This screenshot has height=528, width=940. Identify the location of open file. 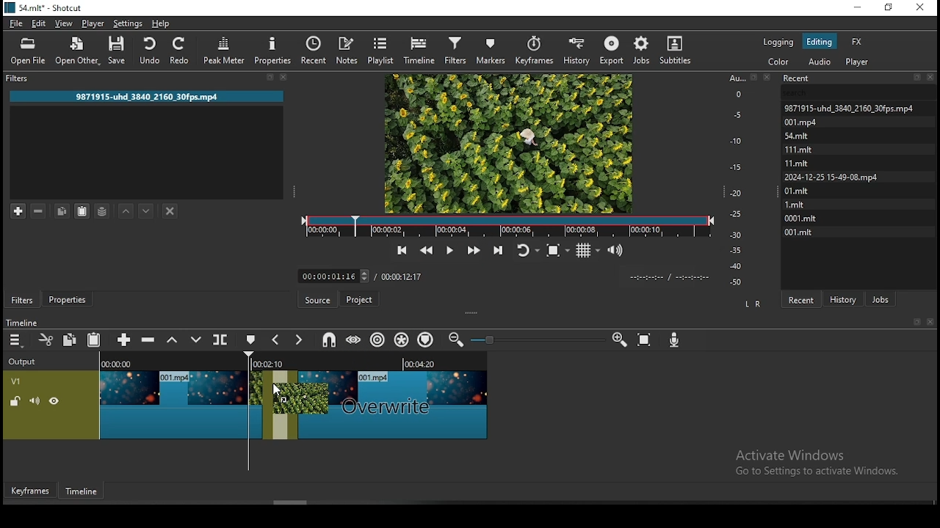
(29, 51).